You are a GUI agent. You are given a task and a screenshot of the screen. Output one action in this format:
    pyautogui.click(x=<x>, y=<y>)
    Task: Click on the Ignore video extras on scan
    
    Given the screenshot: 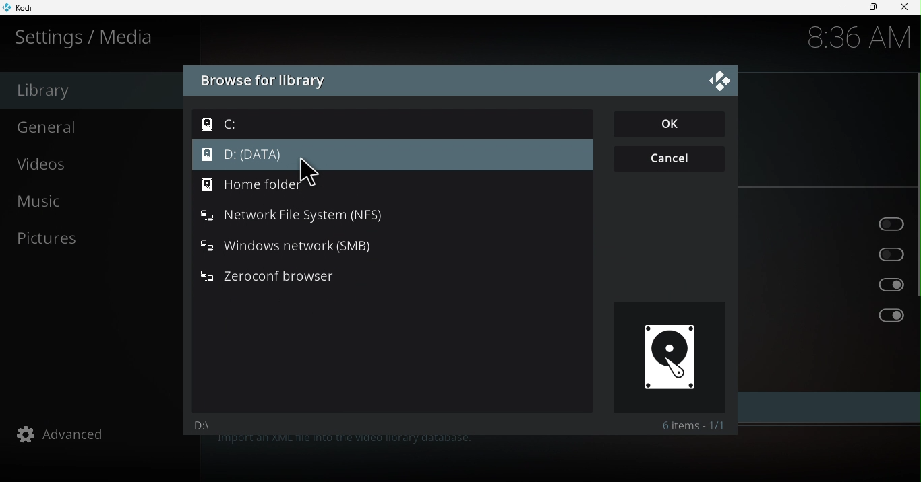 What is the action you would take?
    pyautogui.click(x=829, y=316)
    